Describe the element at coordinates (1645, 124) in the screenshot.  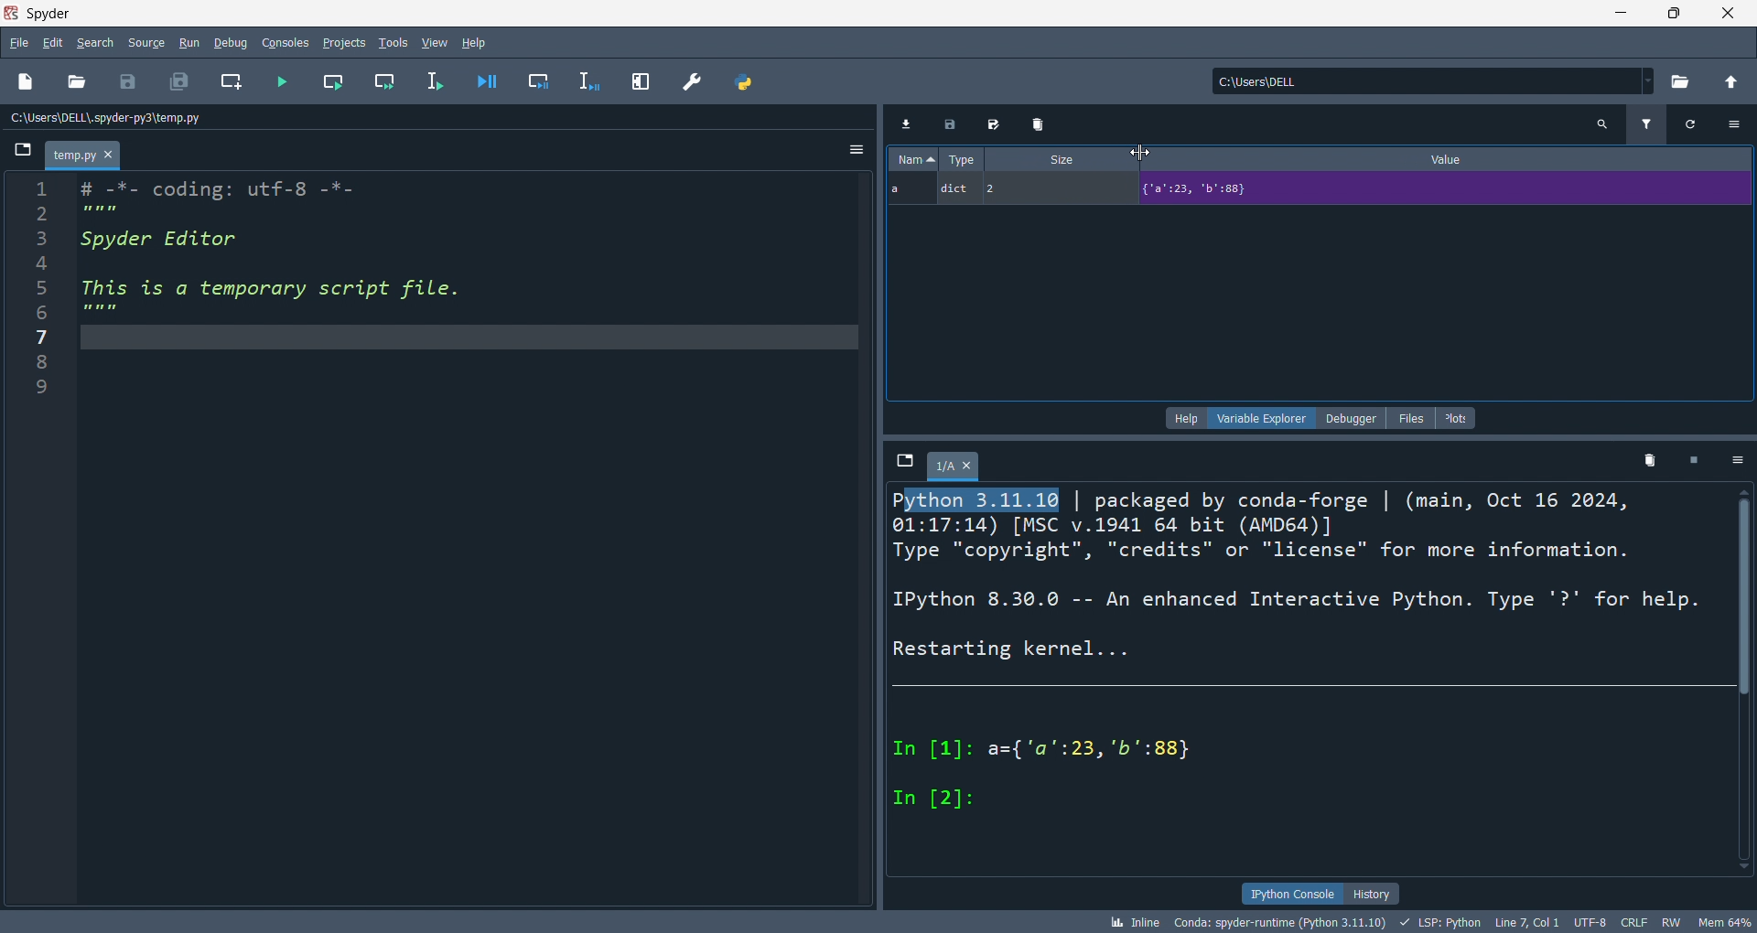
I see `filter` at that location.